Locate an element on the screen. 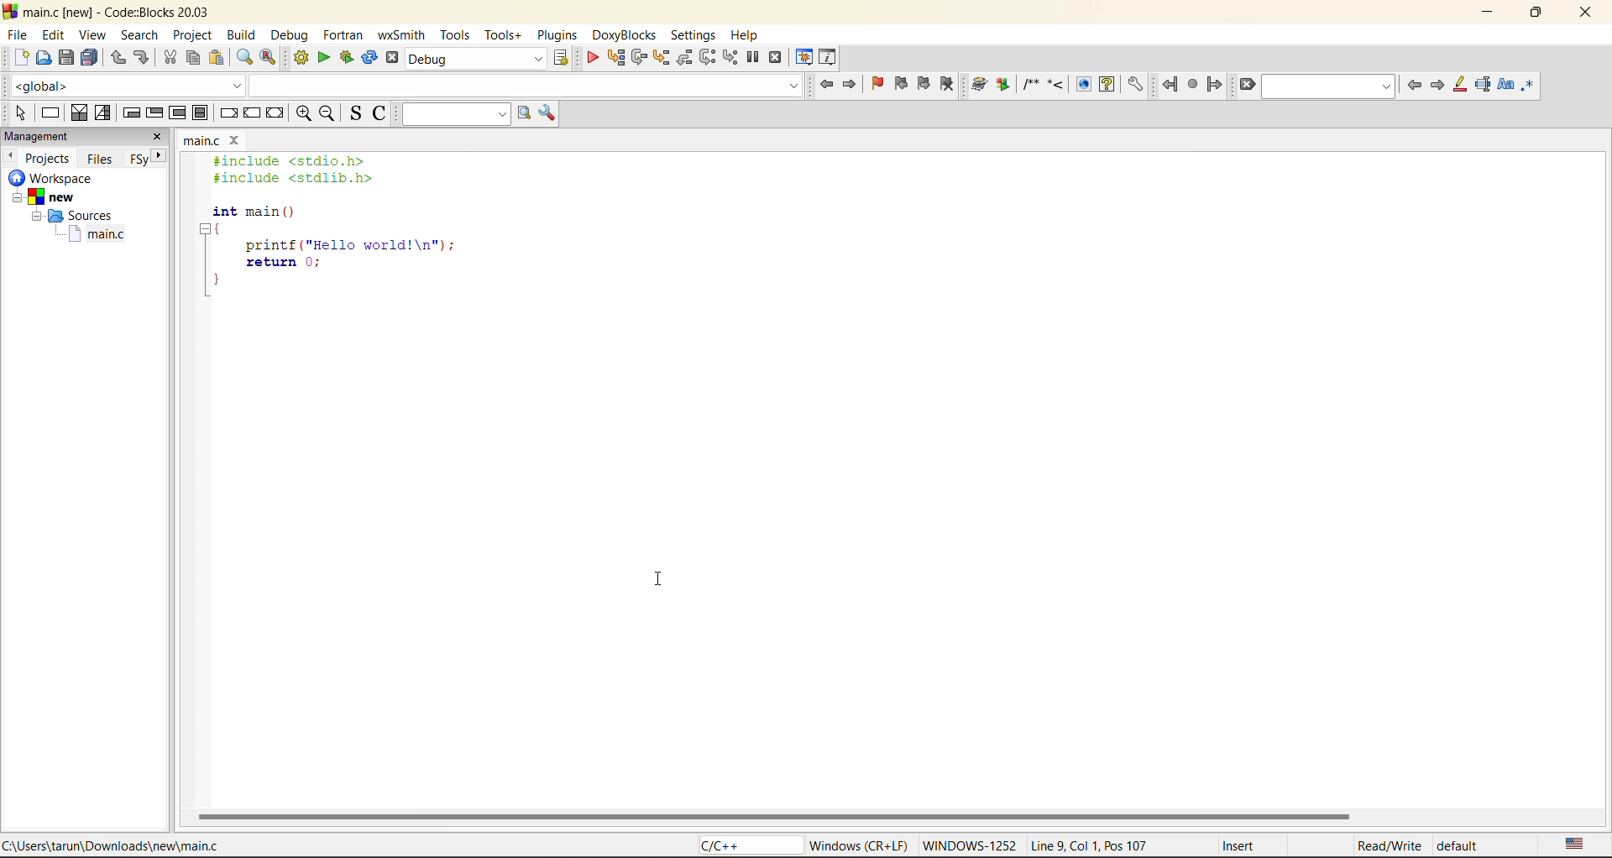  projects is located at coordinates (50, 158).